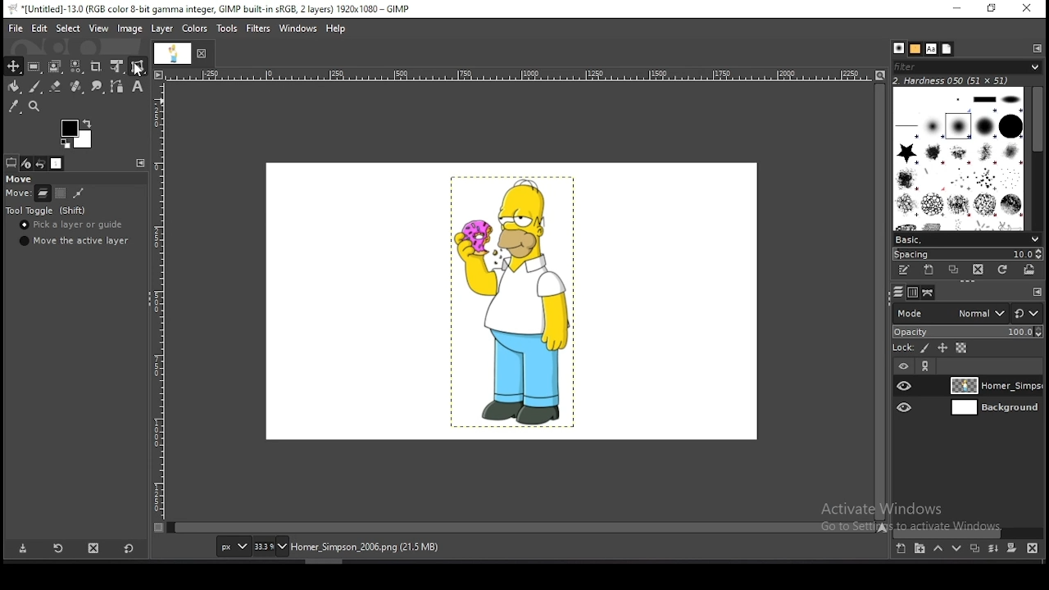  Describe the element at coordinates (968, 238) in the screenshot. I see `brush presets` at that location.